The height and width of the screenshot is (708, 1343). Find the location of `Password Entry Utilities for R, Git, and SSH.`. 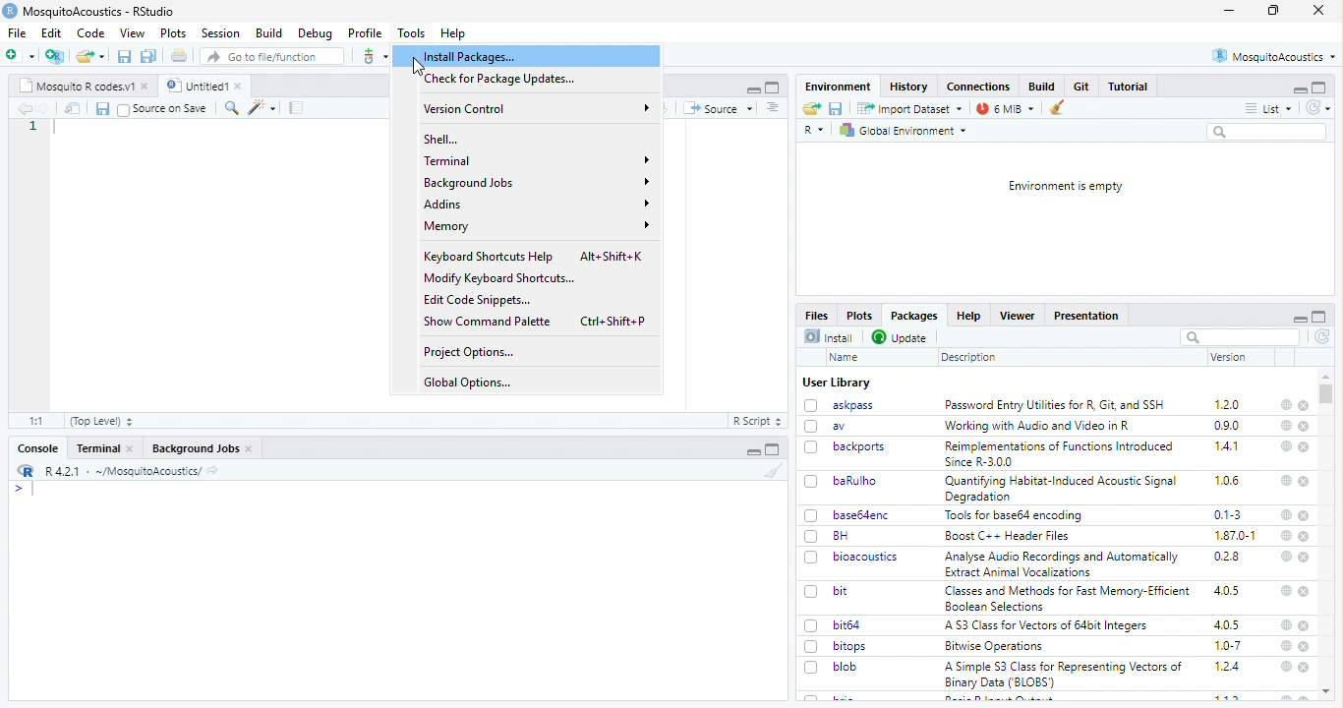

Password Entry Utilities for R, Git, and SSH. is located at coordinates (1057, 404).